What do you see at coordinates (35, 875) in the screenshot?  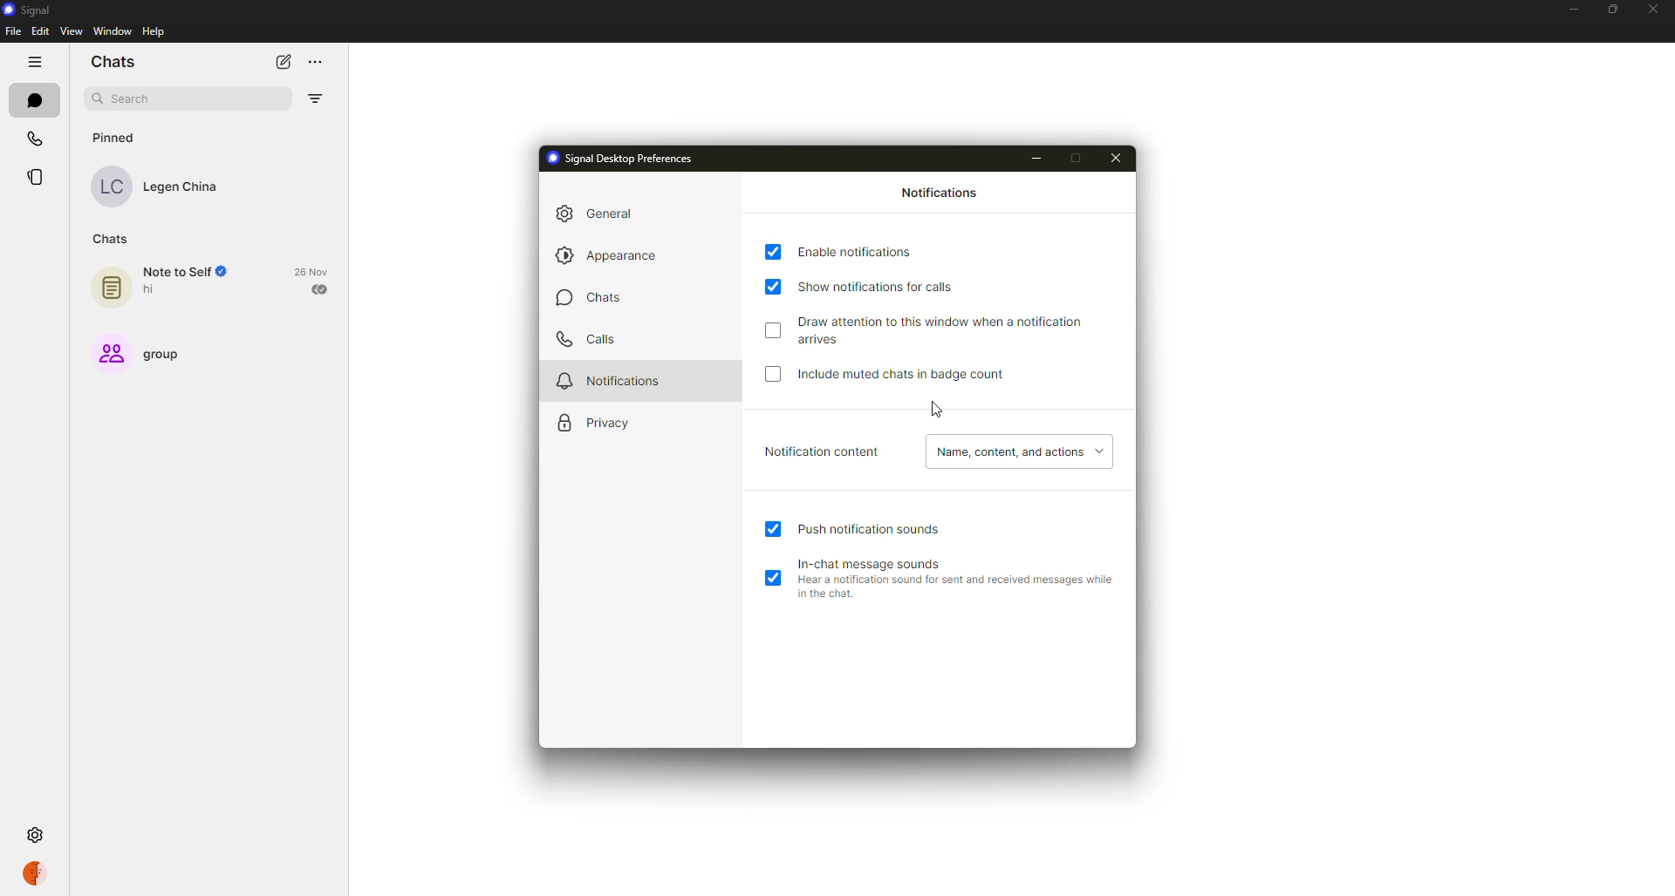 I see `profile` at bounding box center [35, 875].